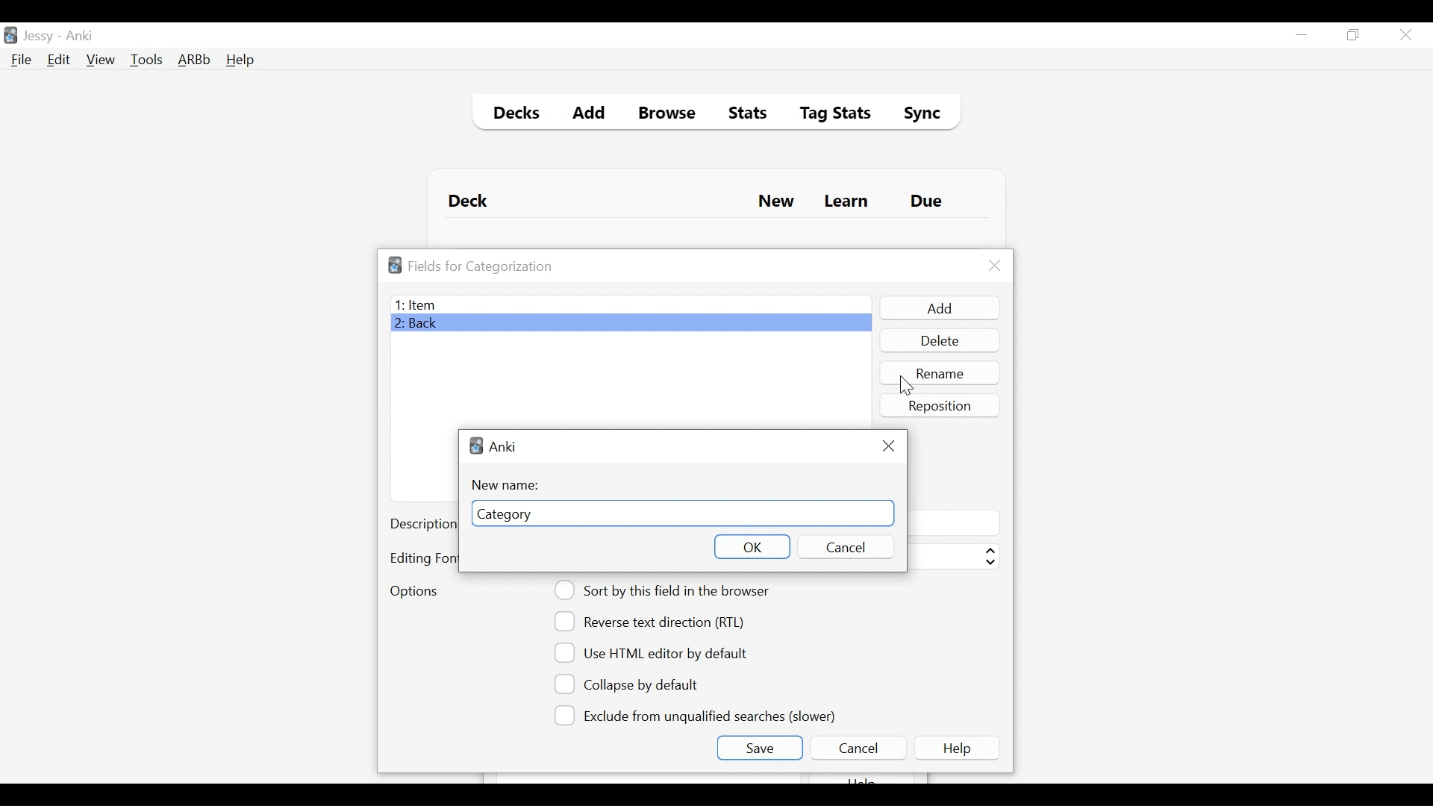  What do you see at coordinates (503, 446) in the screenshot?
I see `Anki` at bounding box center [503, 446].